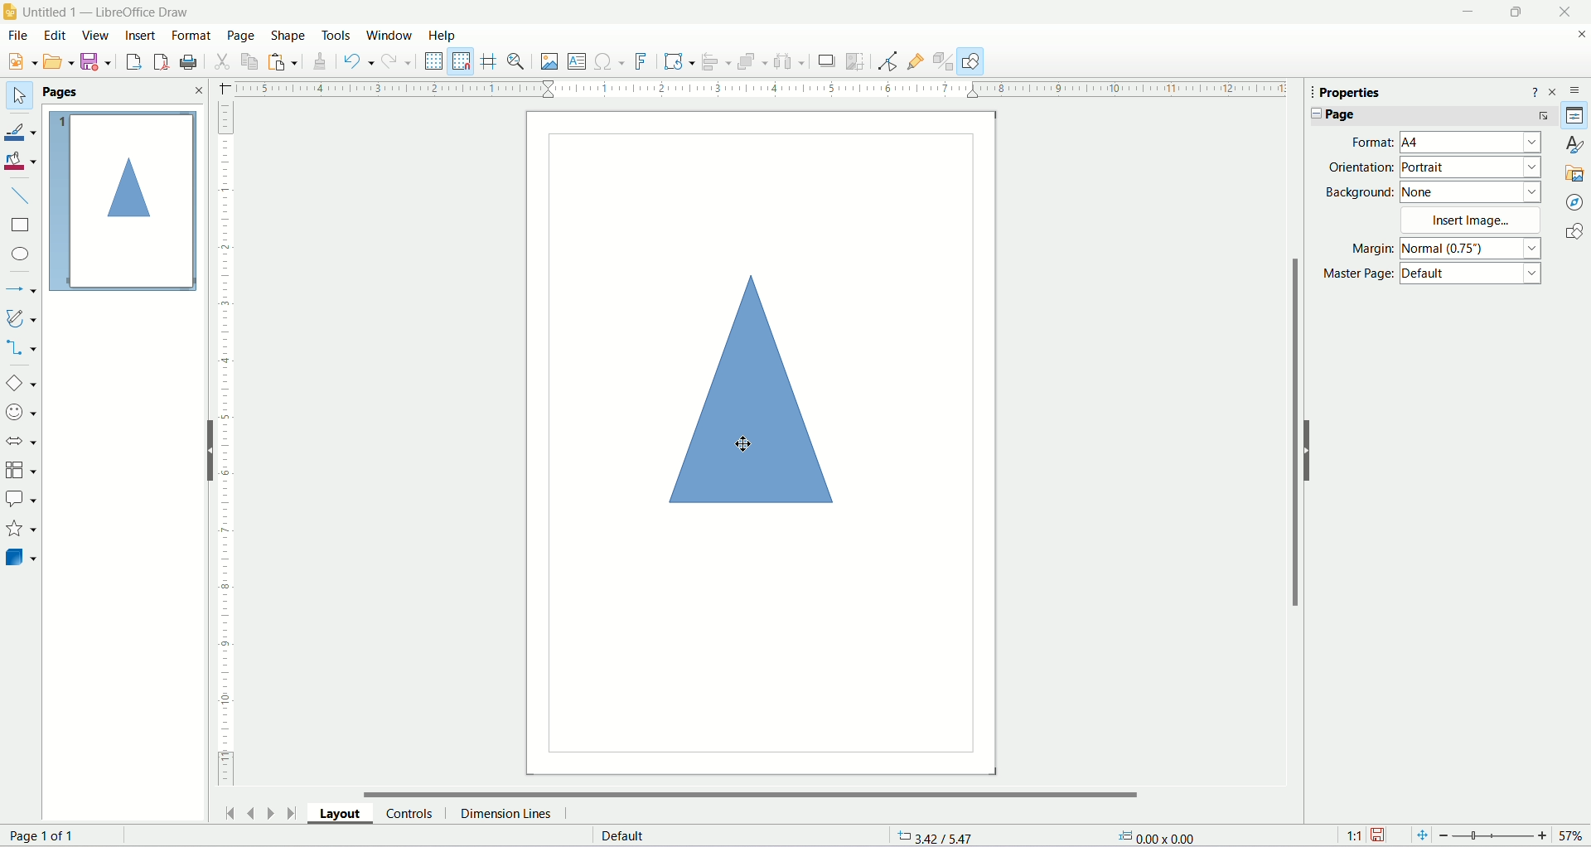 This screenshot has height=847, width=1591. What do you see at coordinates (1557, 90) in the screenshot?
I see `Close sidebar` at bounding box center [1557, 90].